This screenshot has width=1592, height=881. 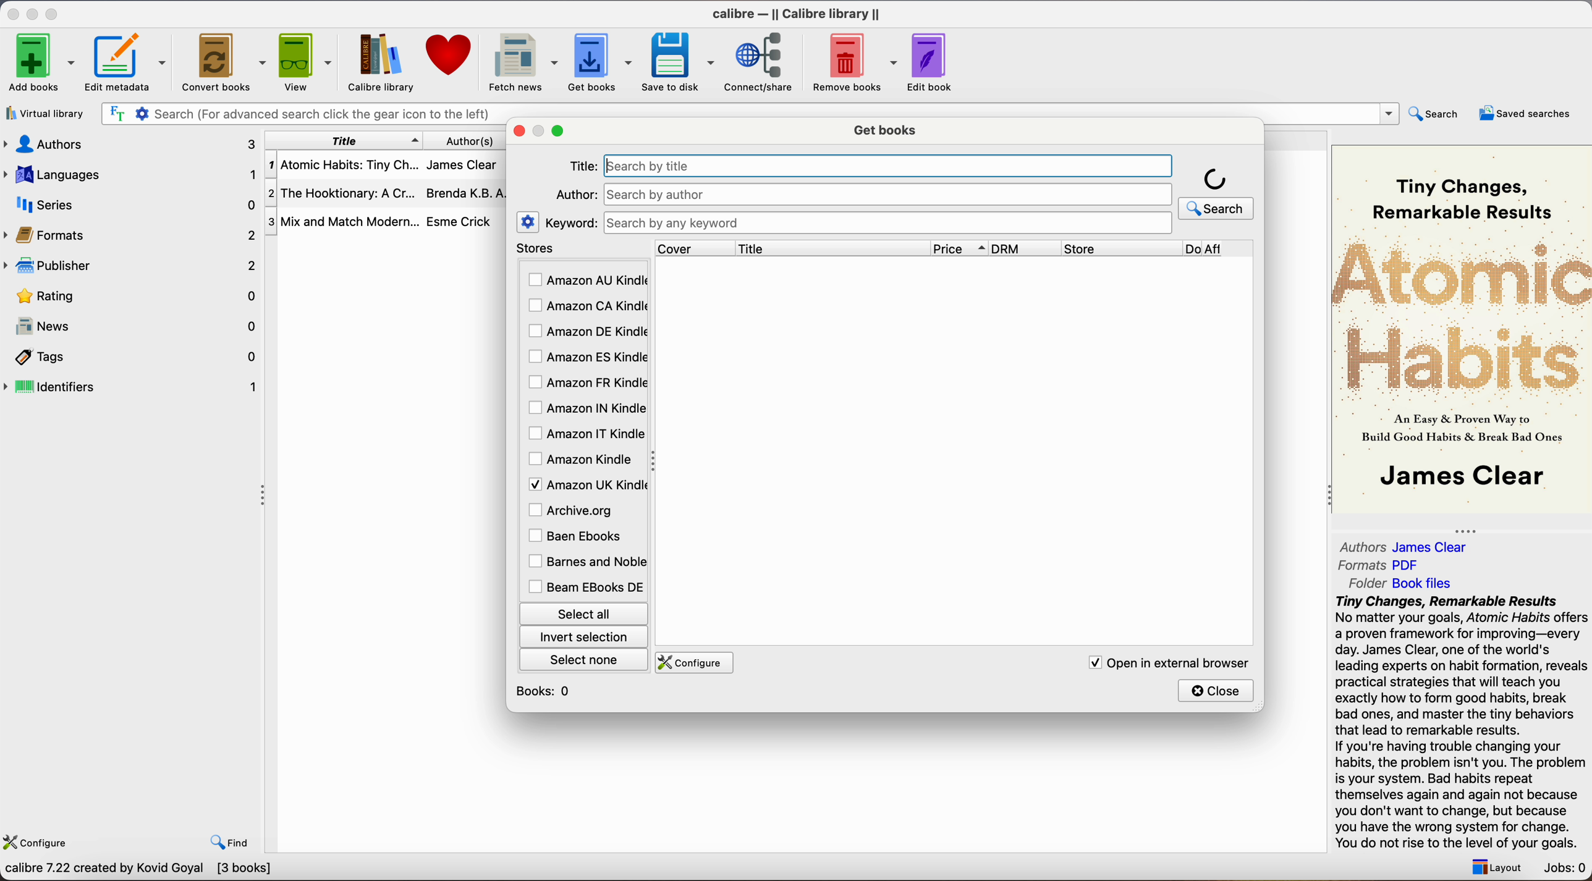 I want to click on Amazon IN Kindle, so click(x=585, y=407).